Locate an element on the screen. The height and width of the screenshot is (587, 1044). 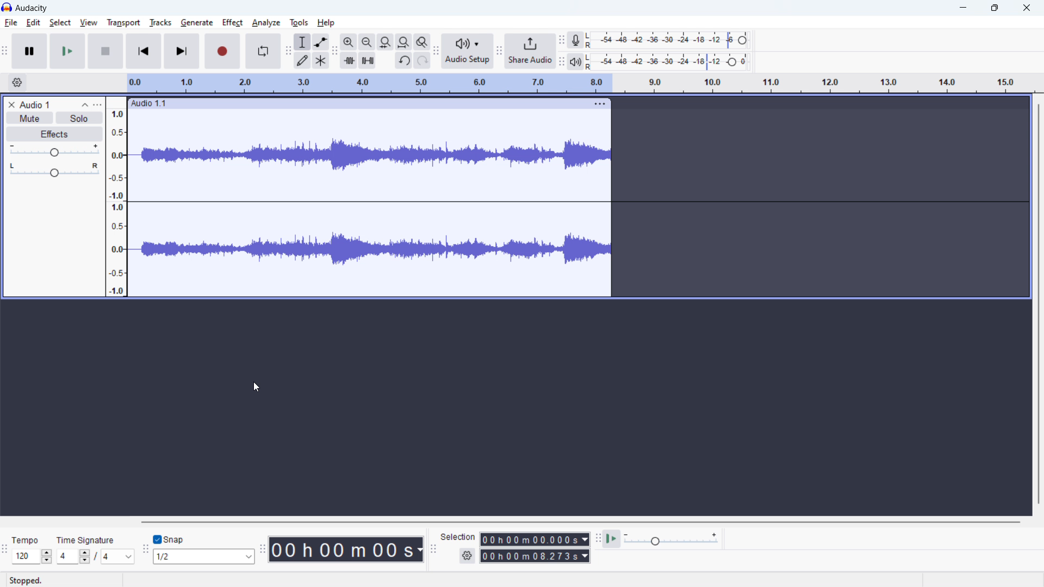
selection toolbar is located at coordinates (433, 548).